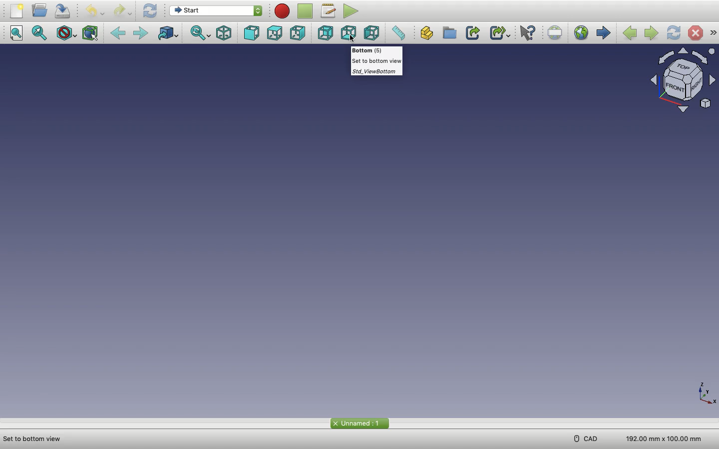 The image size is (719, 449). Describe the element at coordinates (65, 11) in the screenshot. I see `Save` at that location.